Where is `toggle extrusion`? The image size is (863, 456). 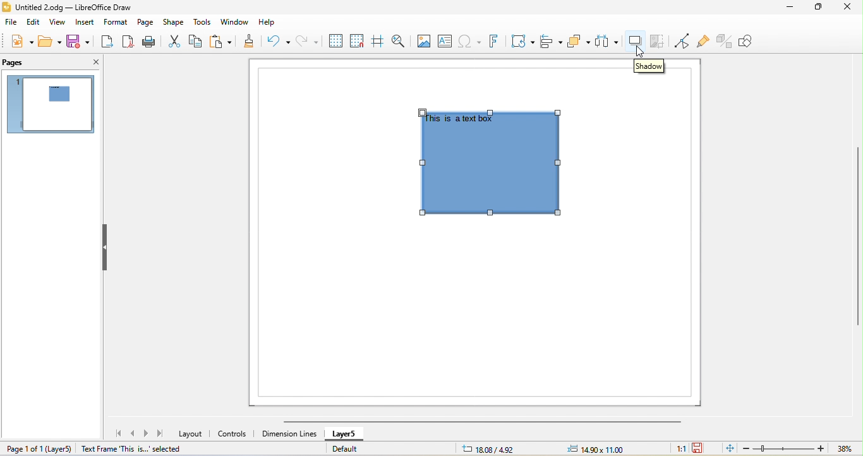
toggle extrusion is located at coordinates (725, 42).